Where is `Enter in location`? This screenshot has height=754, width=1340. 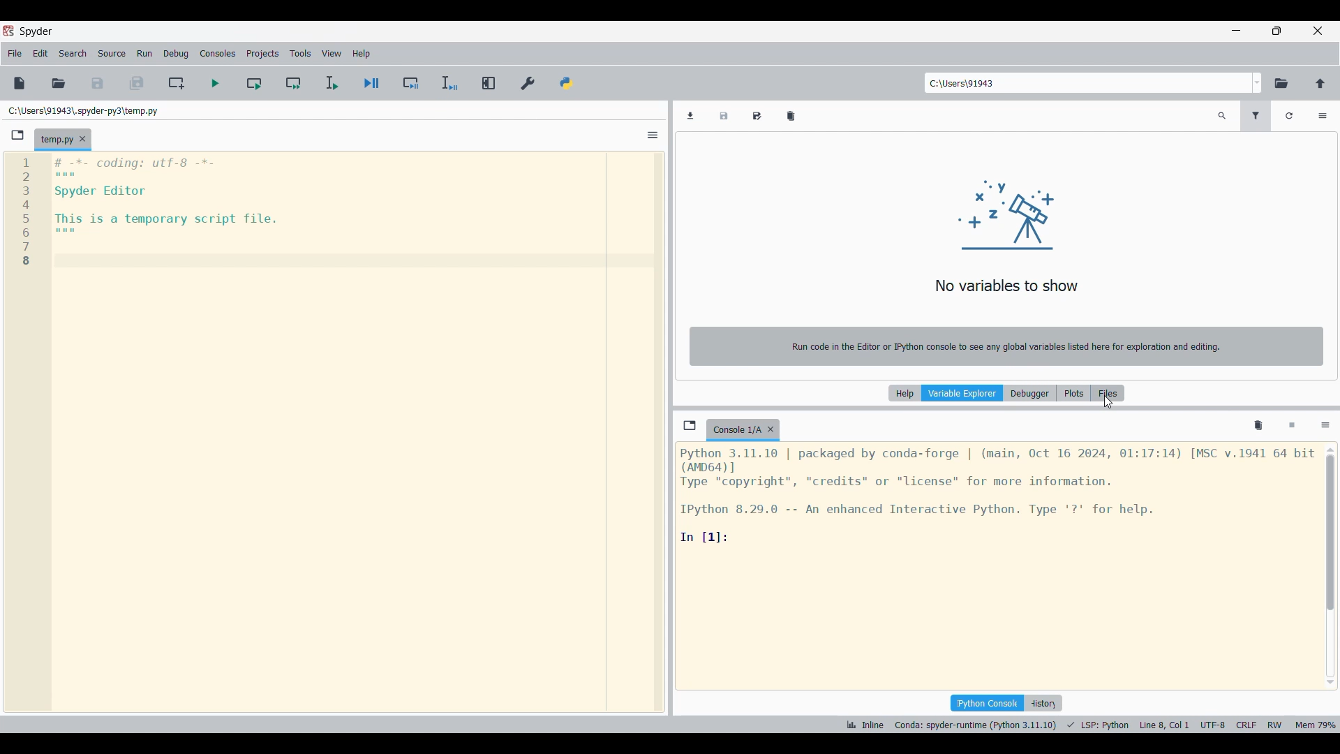
Enter in location is located at coordinates (1087, 83).